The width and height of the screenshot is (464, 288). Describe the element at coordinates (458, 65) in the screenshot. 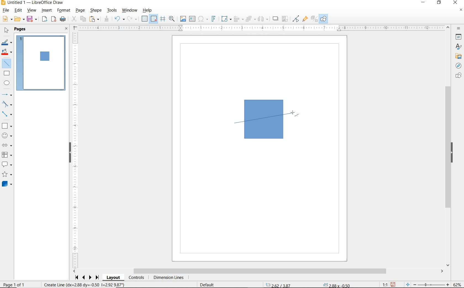

I see `NAVIGATOR` at that location.